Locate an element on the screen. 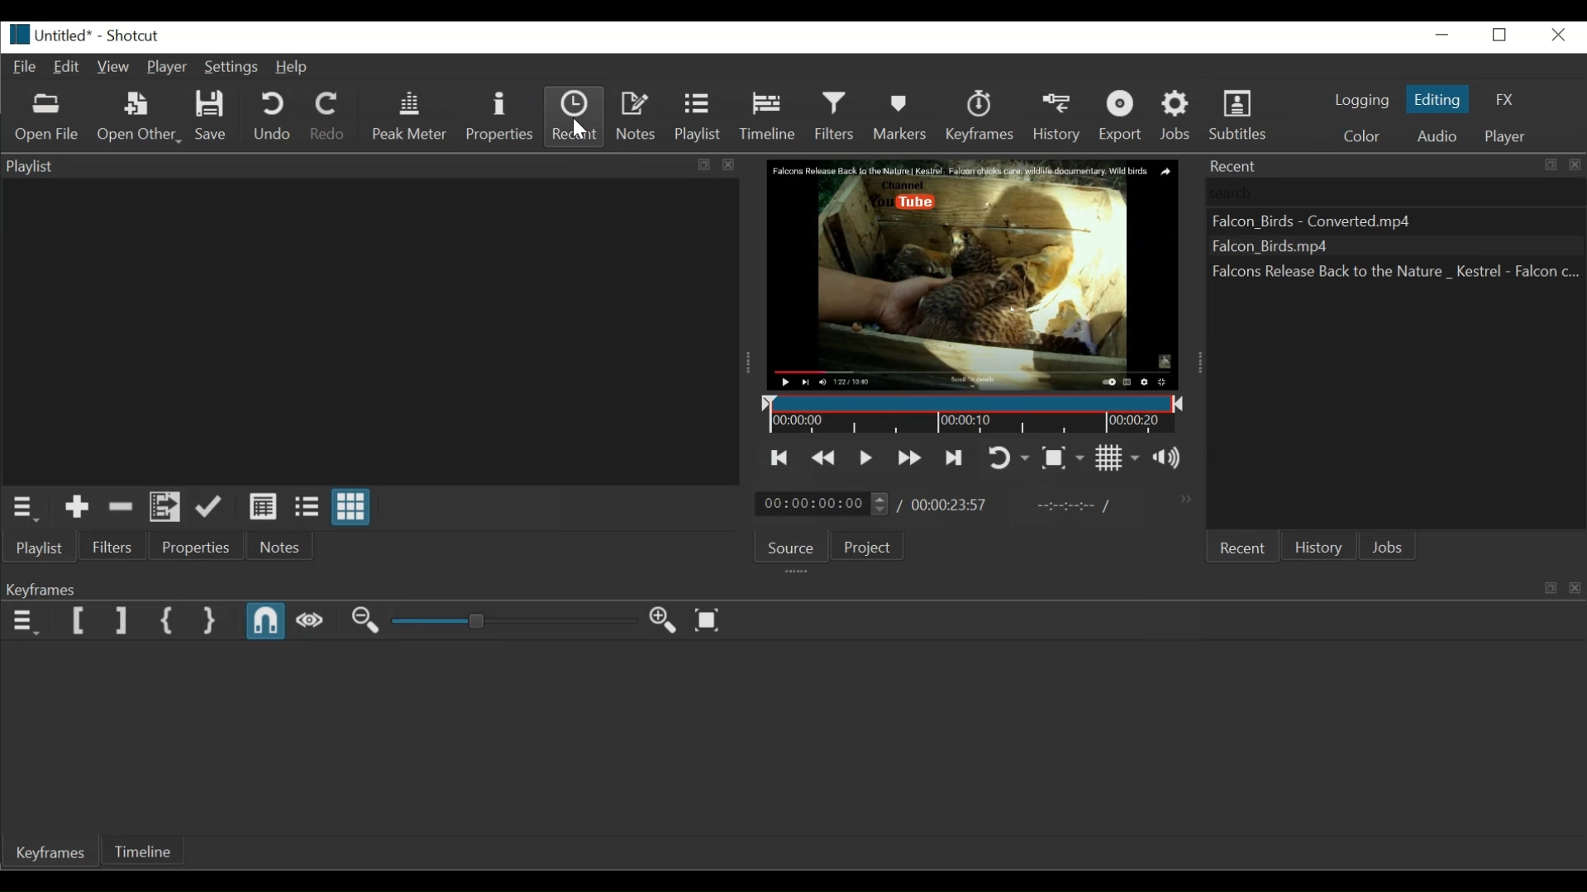  Save is located at coordinates (212, 118).